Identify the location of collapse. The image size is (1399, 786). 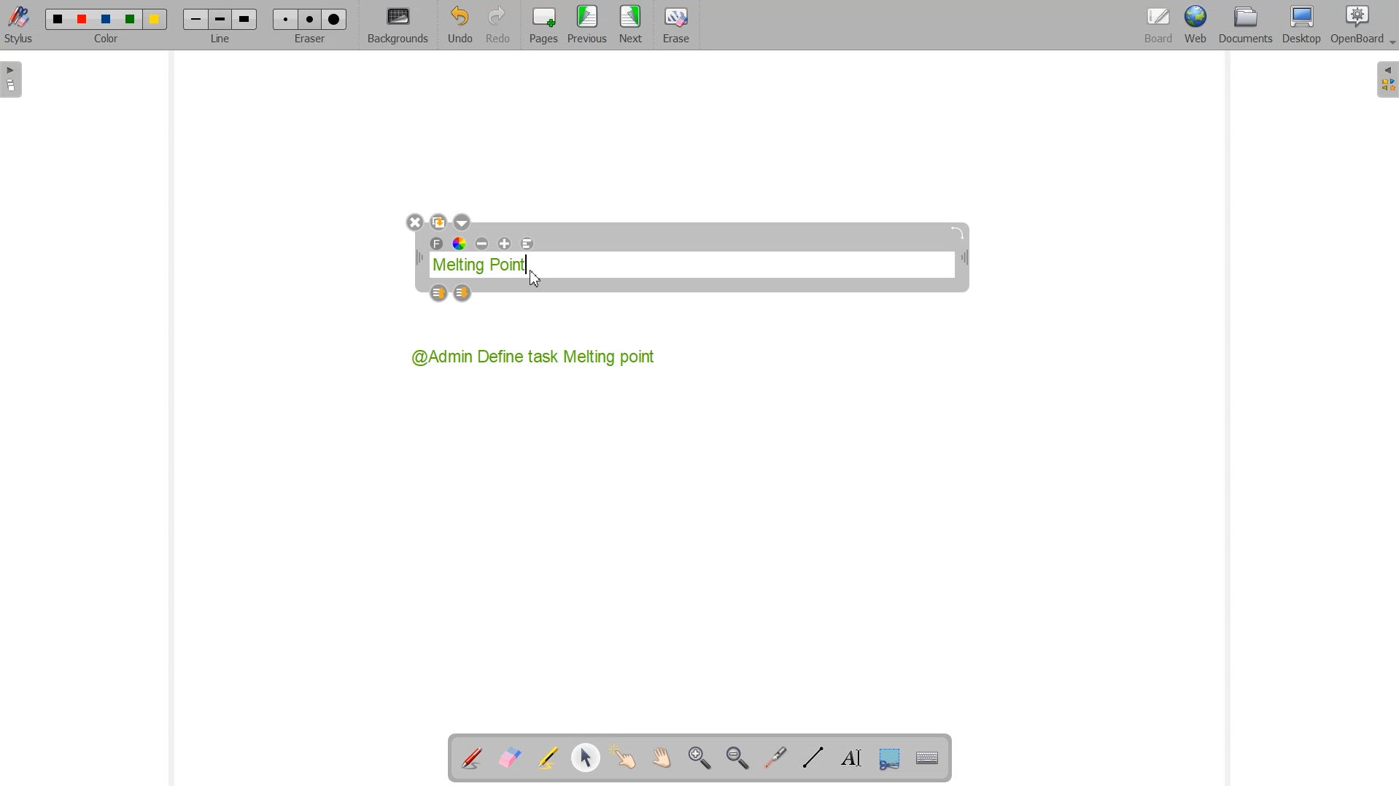
(965, 257).